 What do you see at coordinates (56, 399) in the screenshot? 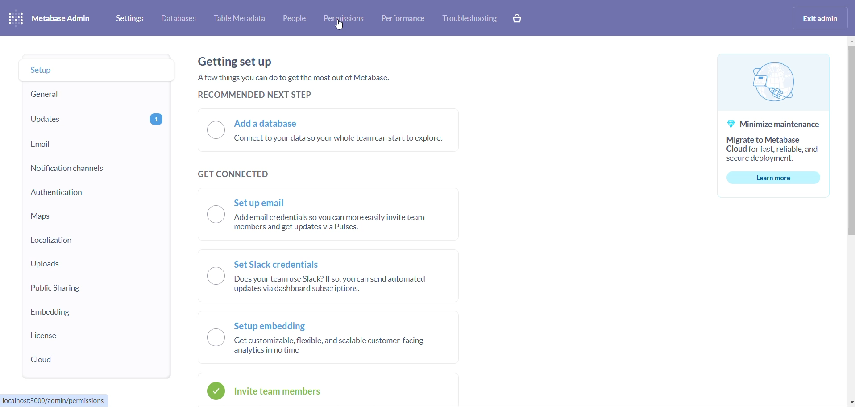
I see `URL` at bounding box center [56, 399].